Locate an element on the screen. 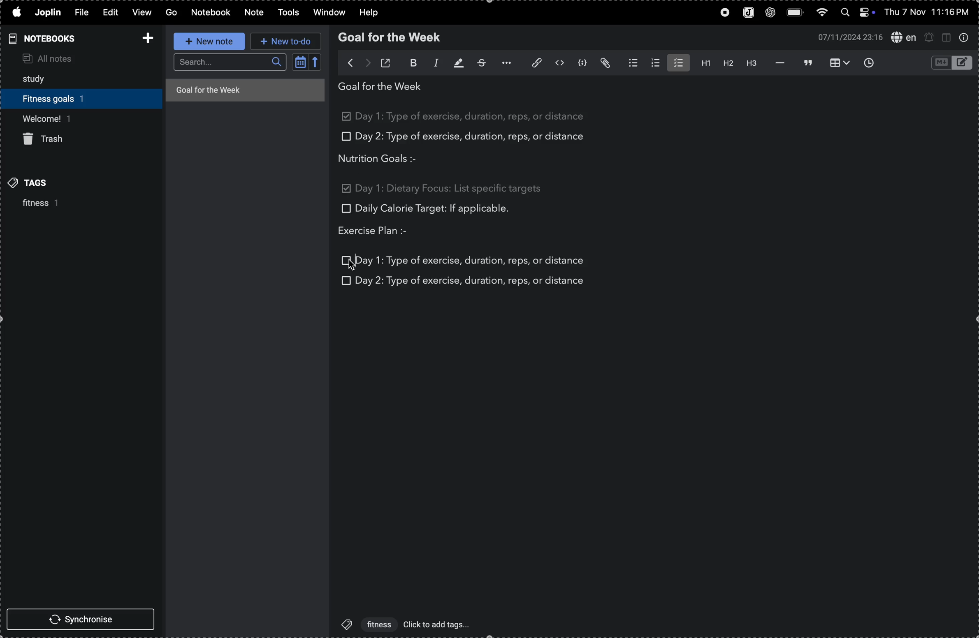 The width and height of the screenshot is (979, 638). day 2: type of exercise, duration, reps, or distance  is located at coordinates (474, 137).